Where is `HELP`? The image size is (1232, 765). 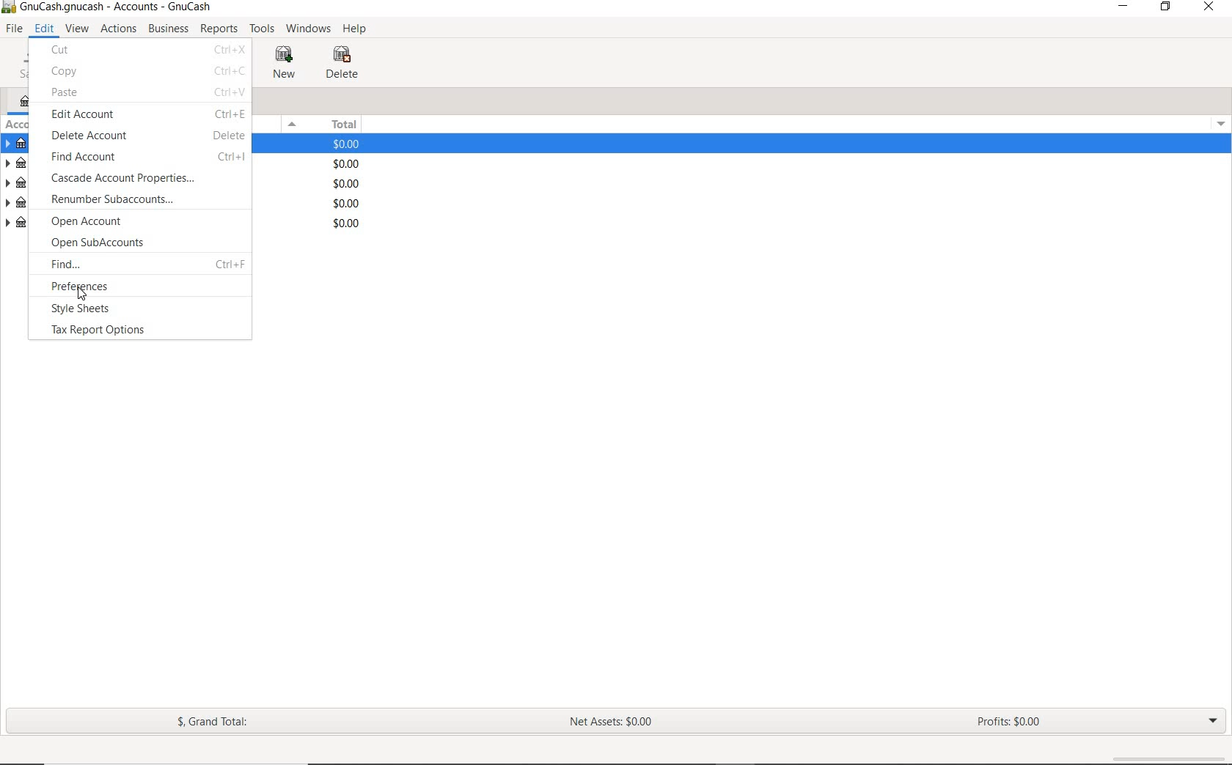 HELP is located at coordinates (356, 30).